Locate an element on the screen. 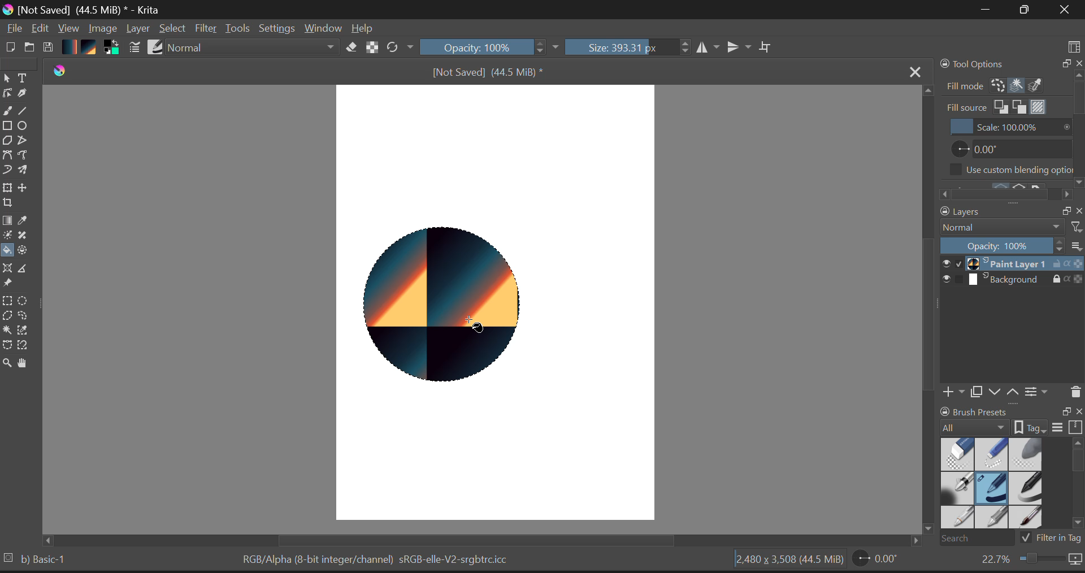 Image resolution: width=1085 pixels, height=573 pixels. Select is located at coordinates (174, 29).